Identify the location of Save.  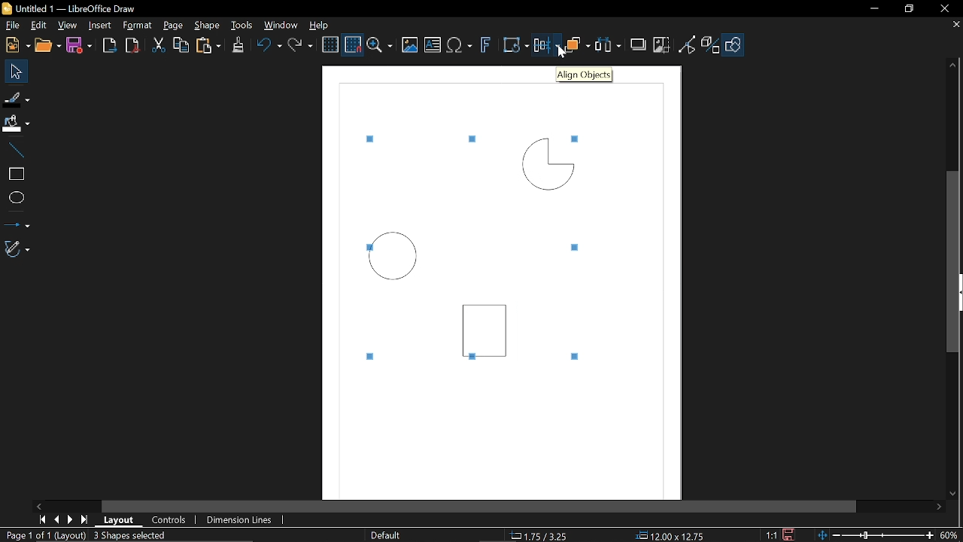
(786, 534).